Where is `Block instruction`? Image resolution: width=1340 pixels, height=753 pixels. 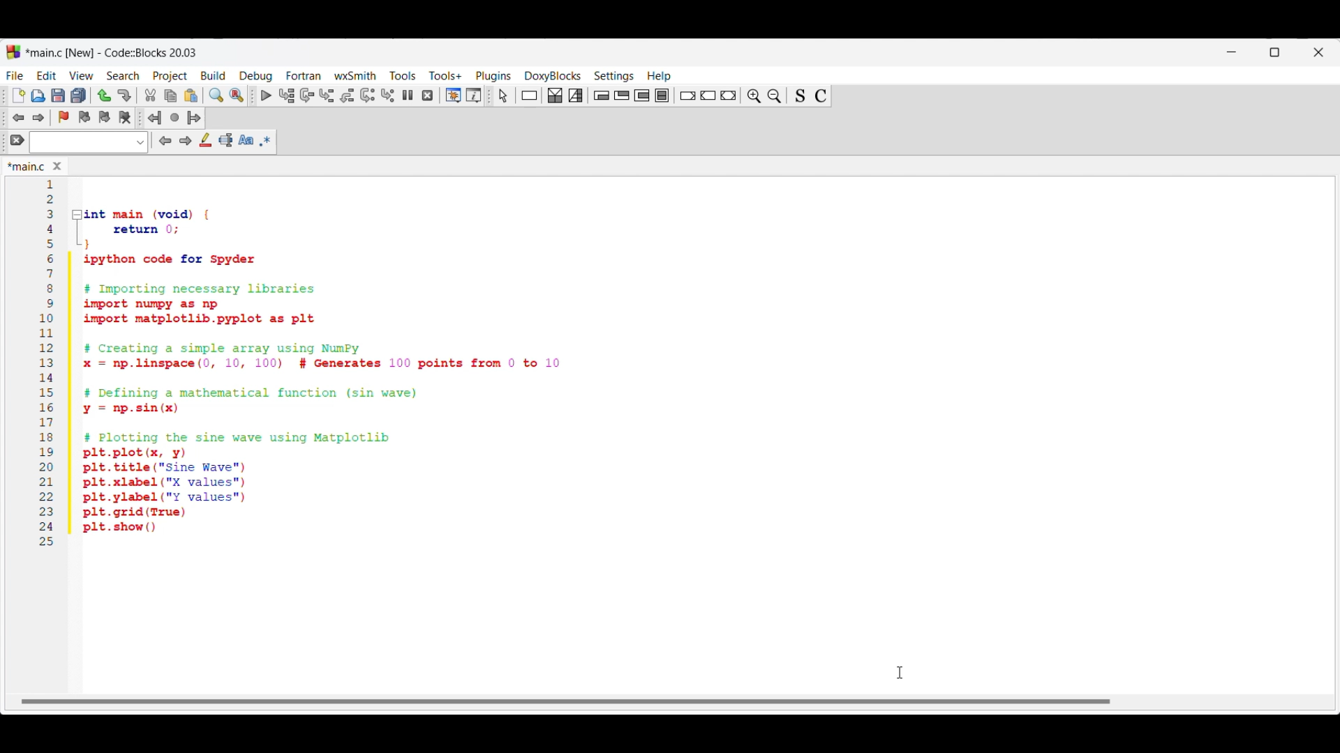
Block instruction is located at coordinates (662, 96).